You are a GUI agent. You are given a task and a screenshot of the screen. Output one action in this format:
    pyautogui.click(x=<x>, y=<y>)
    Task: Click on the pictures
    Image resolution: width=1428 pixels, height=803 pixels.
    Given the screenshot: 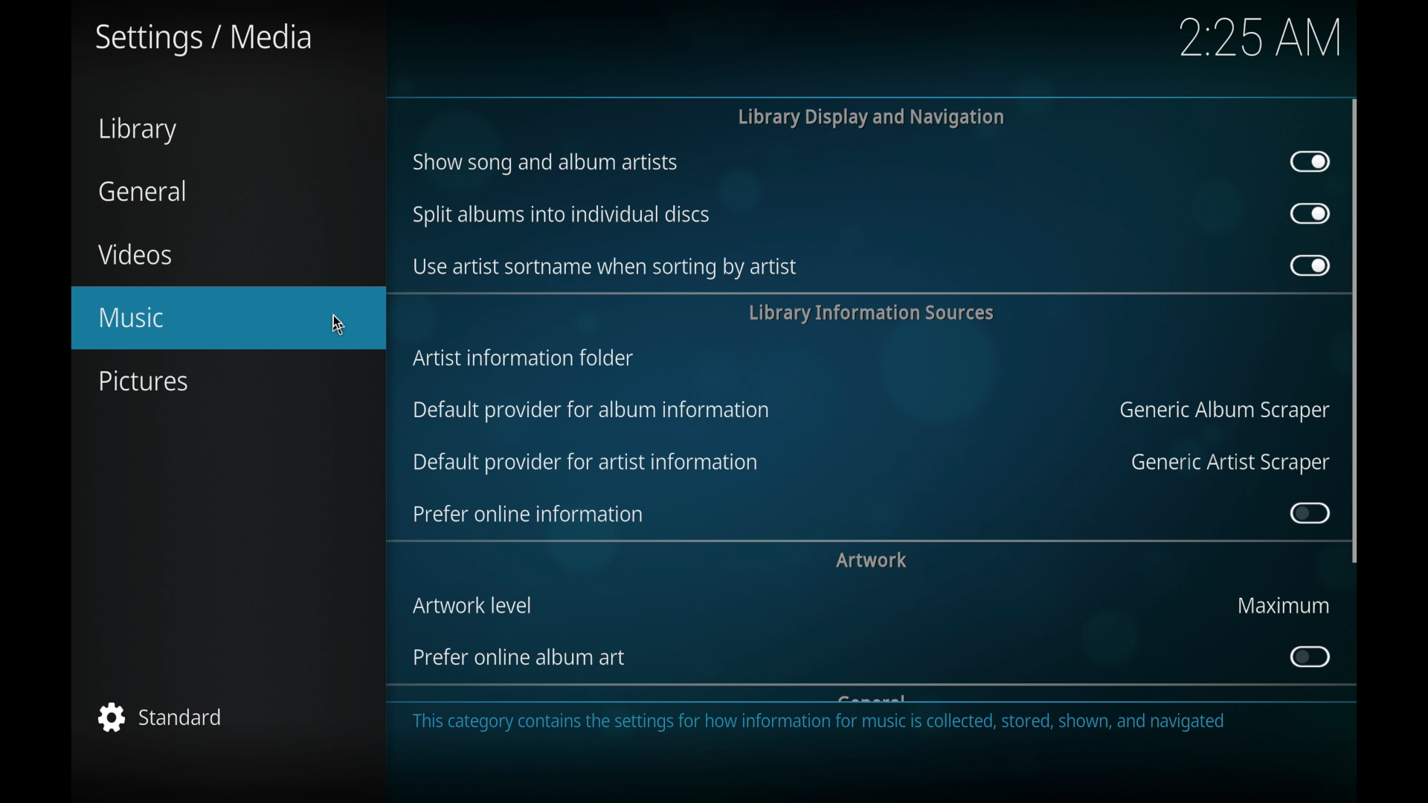 What is the action you would take?
    pyautogui.click(x=146, y=381)
    